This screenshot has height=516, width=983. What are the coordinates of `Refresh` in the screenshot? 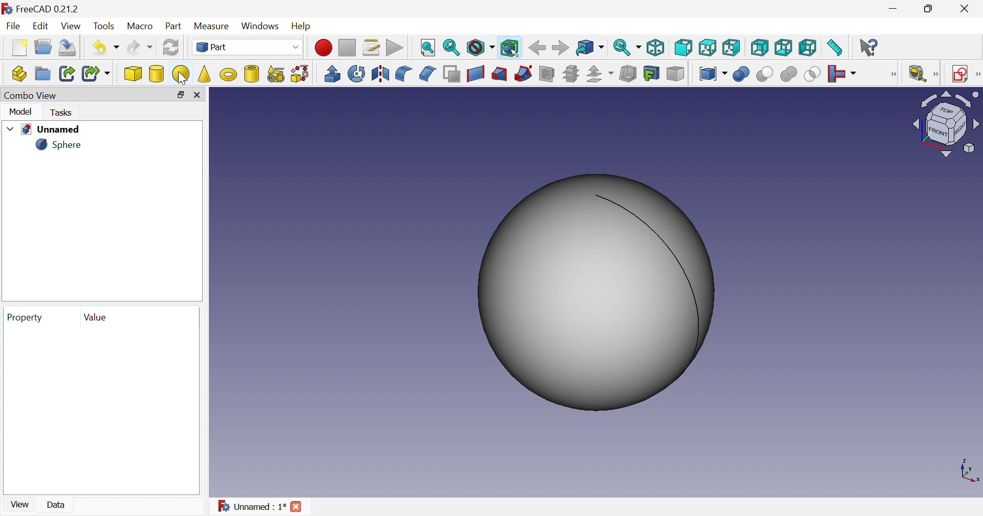 It's located at (170, 47).